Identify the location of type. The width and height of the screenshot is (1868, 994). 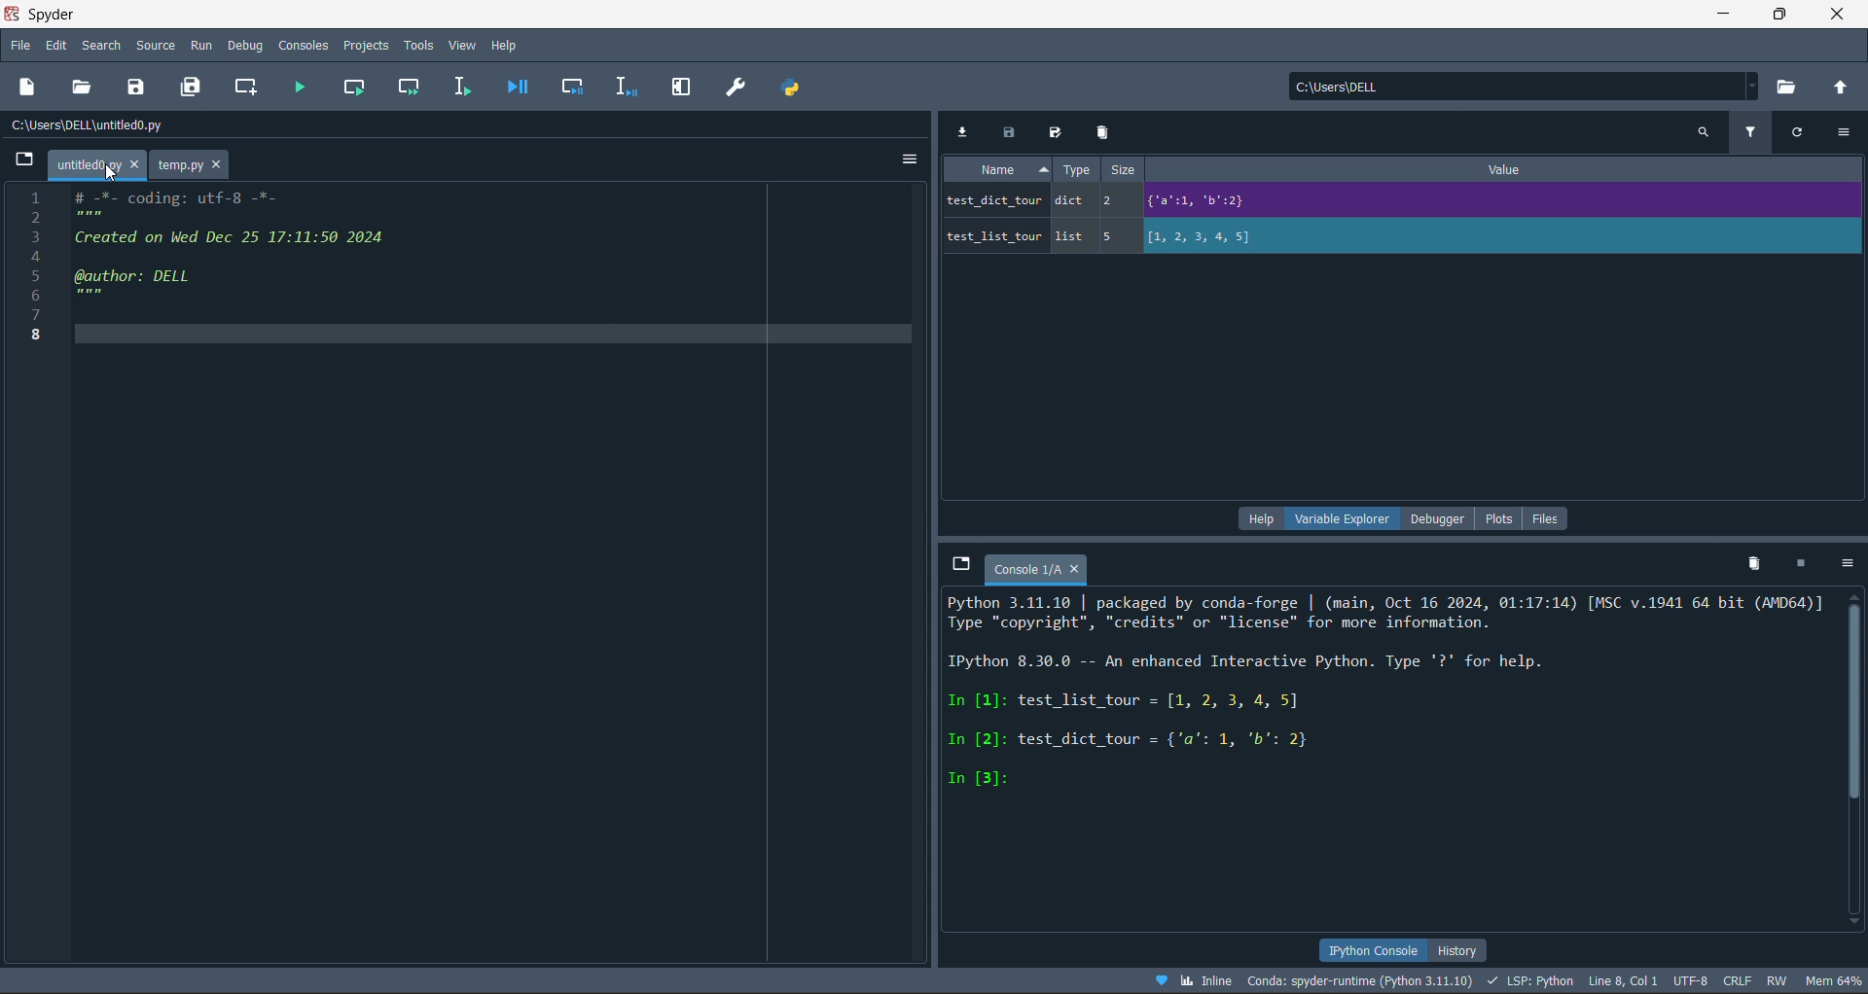
(1085, 169).